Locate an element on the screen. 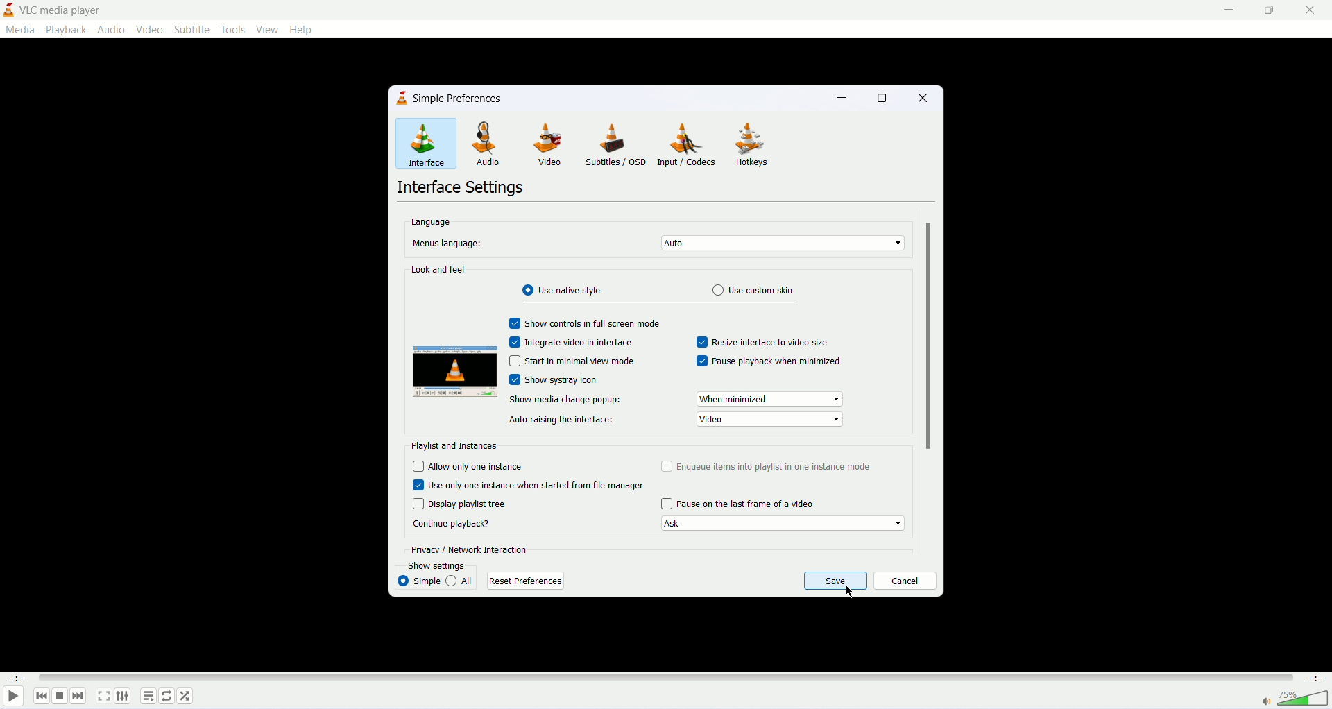 The width and height of the screenshot is (1332, 709). Checkbox is located at coordinates (515, 341).